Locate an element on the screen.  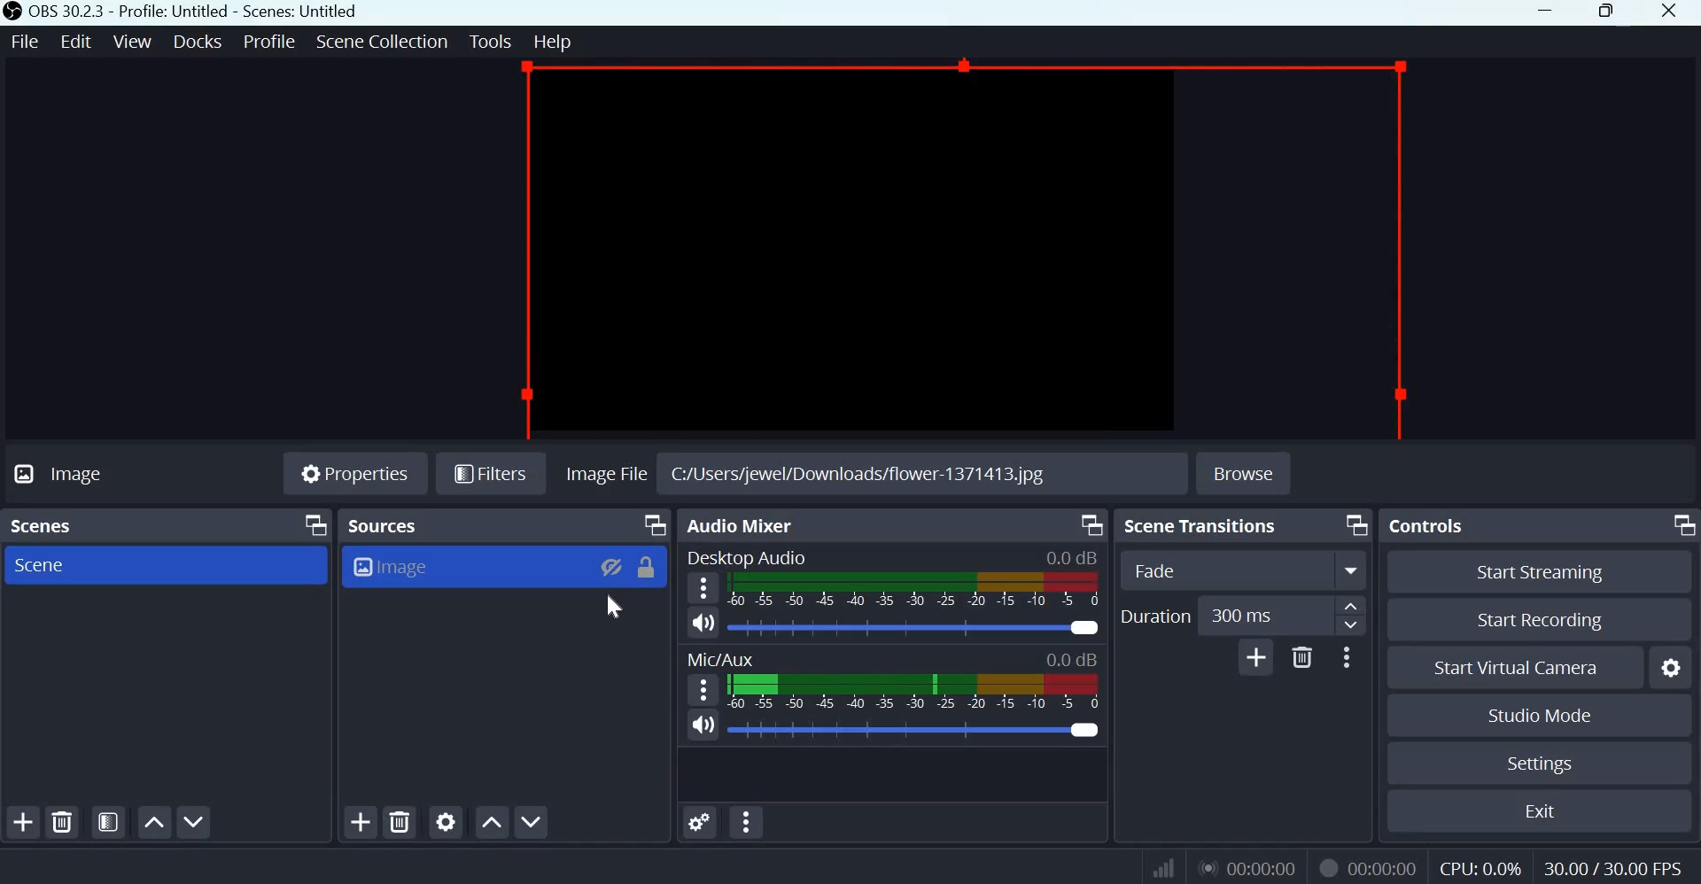
Move source(s) down is located at coordinates (530, 821).